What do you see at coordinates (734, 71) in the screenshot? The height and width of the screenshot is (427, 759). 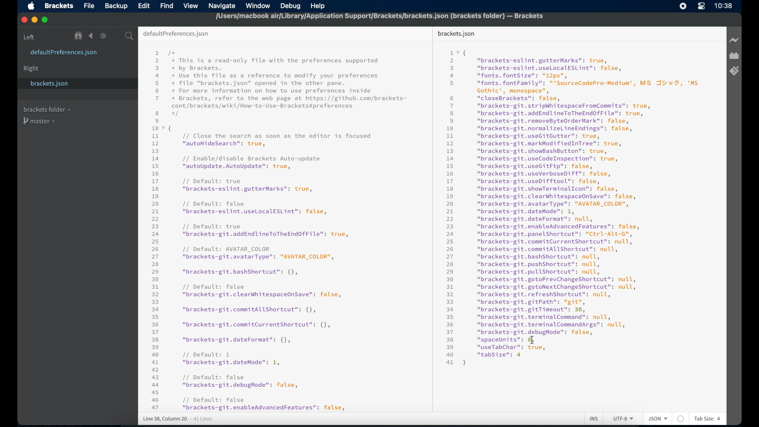 I see `brackets  git extension` at bounding box center [734, 71].